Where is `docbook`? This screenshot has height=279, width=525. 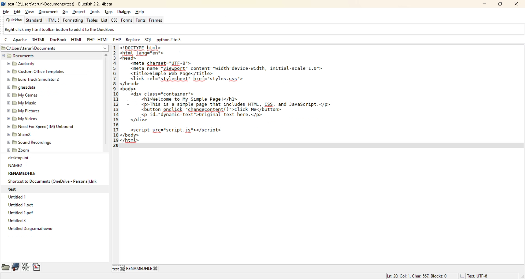
docbook is located at coordinates (57, 39).